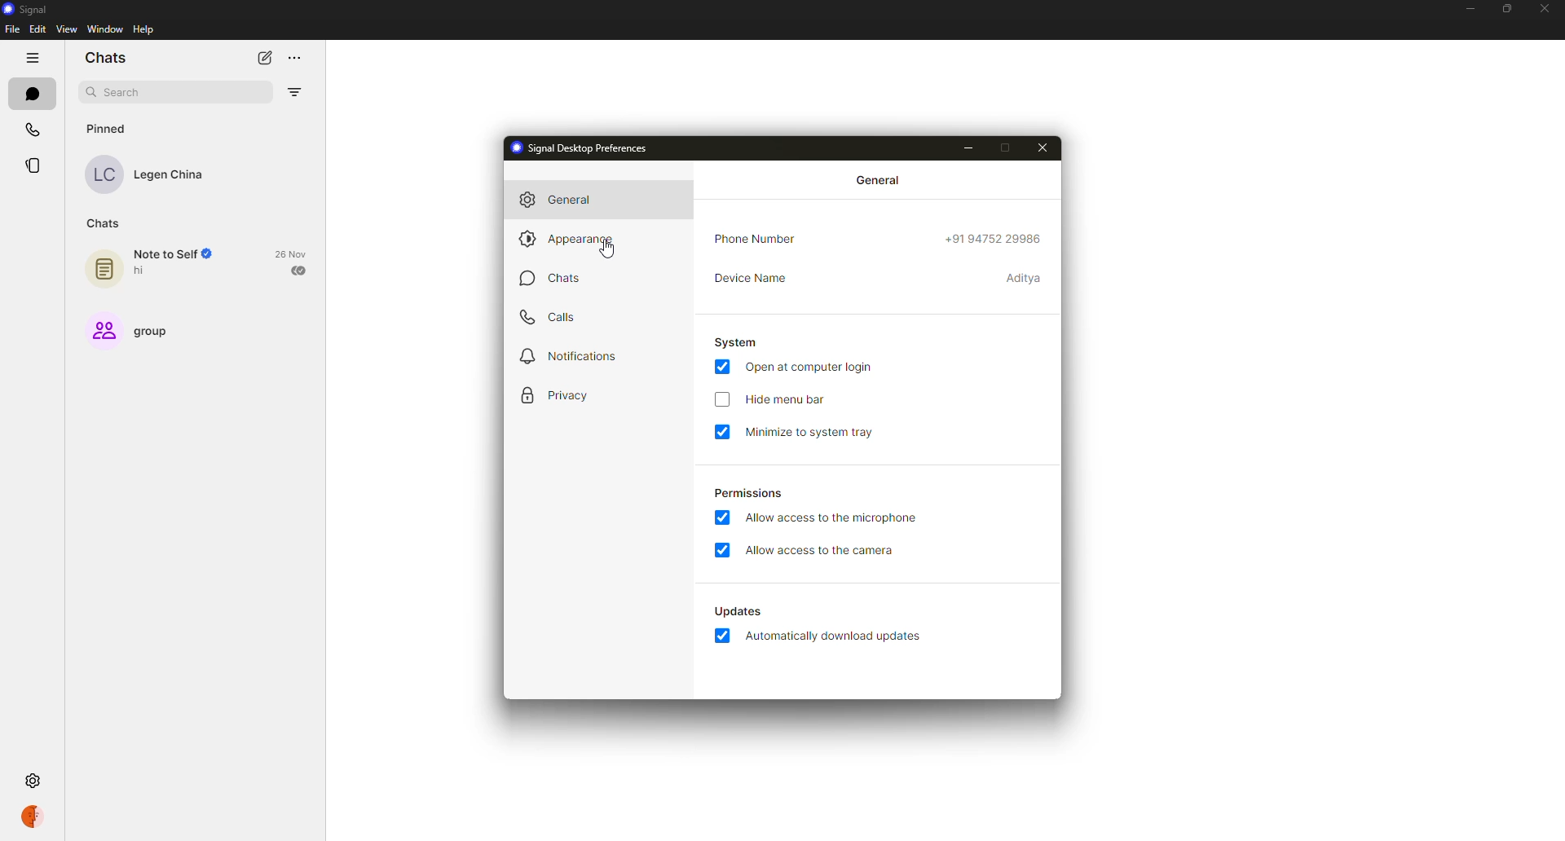 The height and width of the screenshot is (841, 1565). Describe the element at coordinates (1047, 147) in the screenshot. I see `close` at that location.